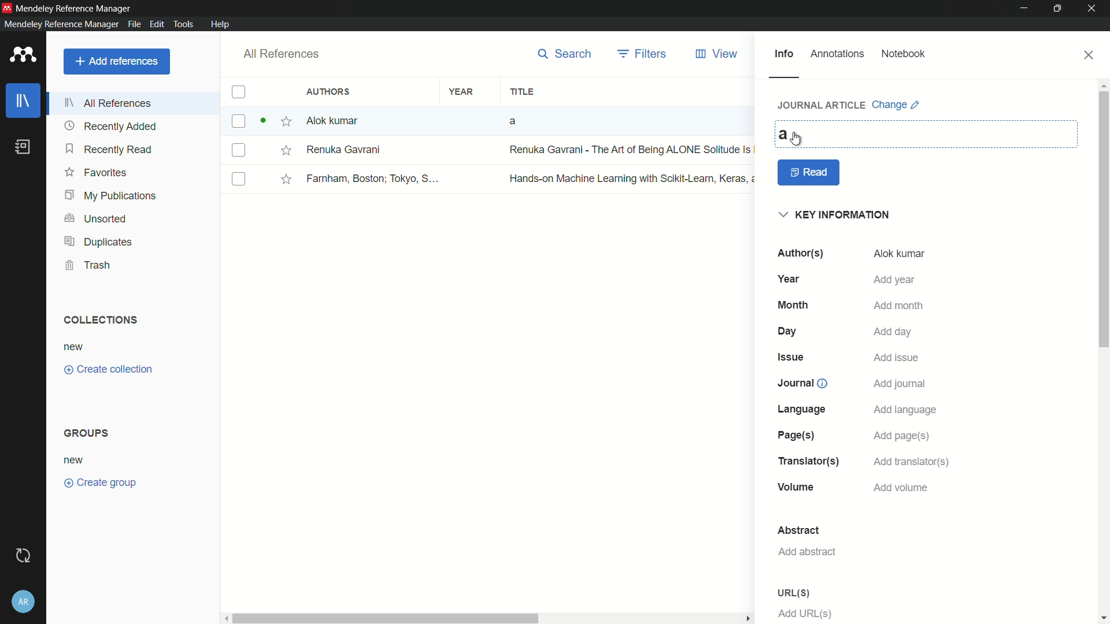  What do you see at coordinates (1094, 9) in the screenshot?
I see `close app` at bounding box center [1094, 9].